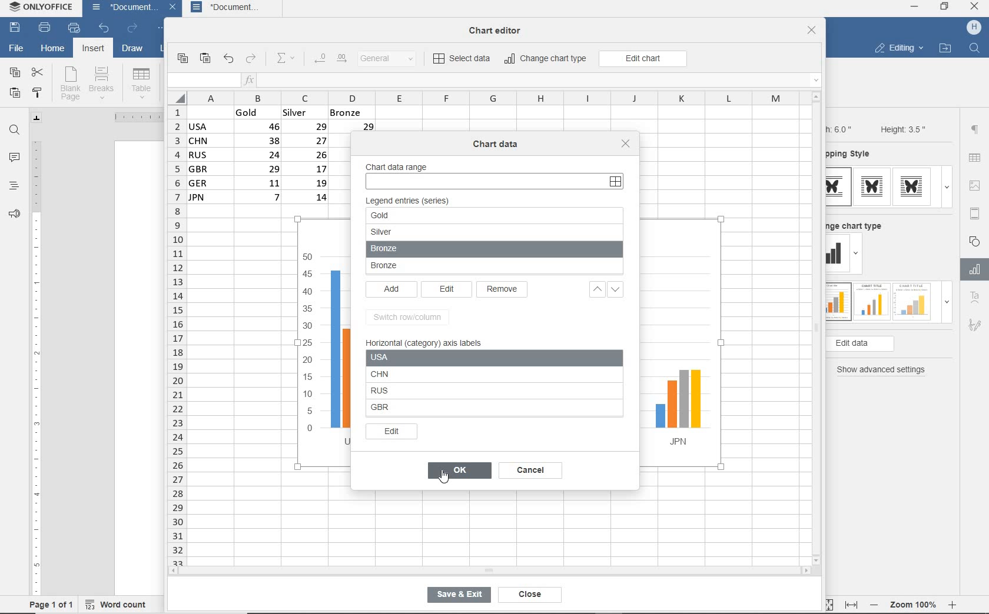  Describe the element at coordinates (182, 59) in the screenshot. I see `copy` at that location.